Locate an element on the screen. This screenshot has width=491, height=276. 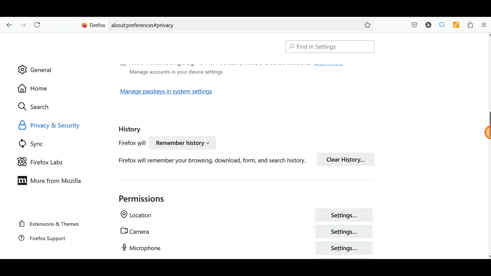
Manage passkeys in system settings is located at coordinates (172, 93).